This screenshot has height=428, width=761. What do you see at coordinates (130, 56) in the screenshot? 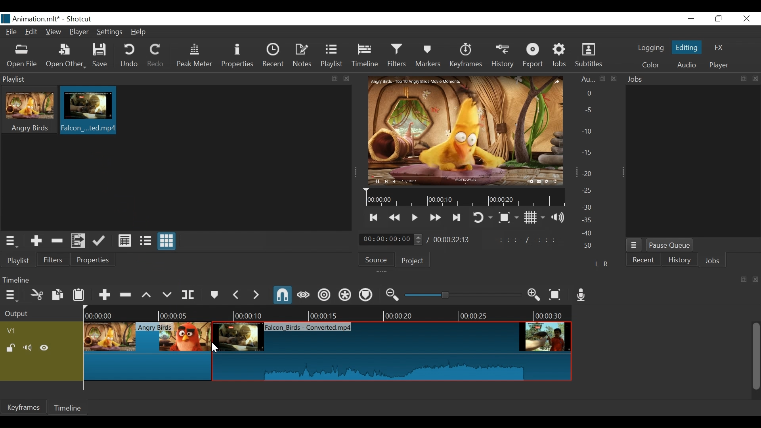
I see `Undo` at bounding box center [130, 56].